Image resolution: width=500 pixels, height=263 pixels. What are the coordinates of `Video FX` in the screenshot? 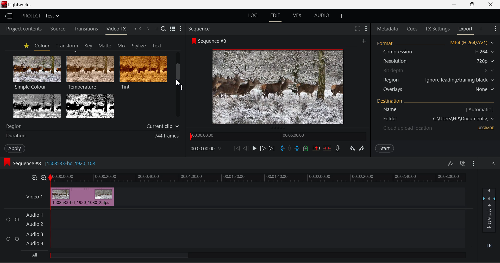 It's located at (116, 30).